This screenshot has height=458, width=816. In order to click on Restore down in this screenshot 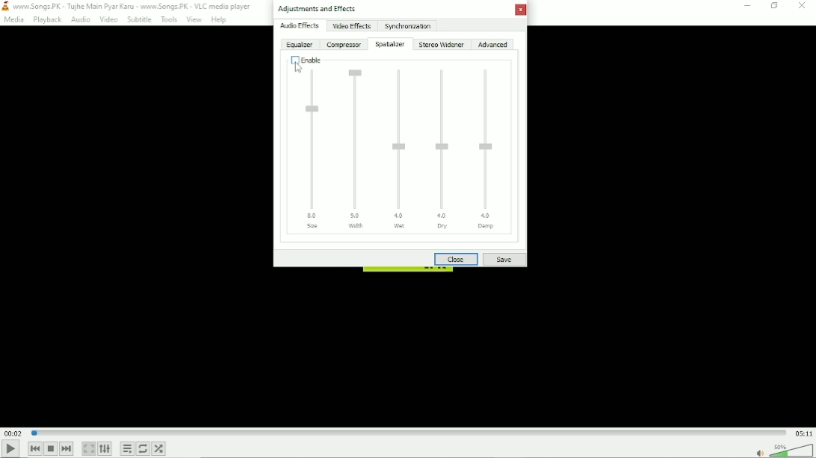, I will do `click(774, 6)`.